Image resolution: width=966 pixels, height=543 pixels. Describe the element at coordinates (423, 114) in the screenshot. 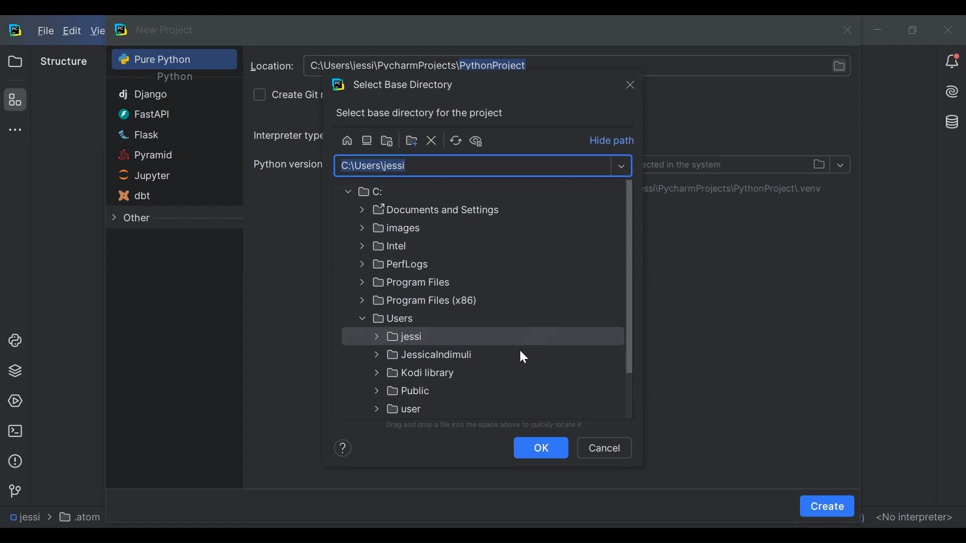

I see `Select base directory for the project` at that location.